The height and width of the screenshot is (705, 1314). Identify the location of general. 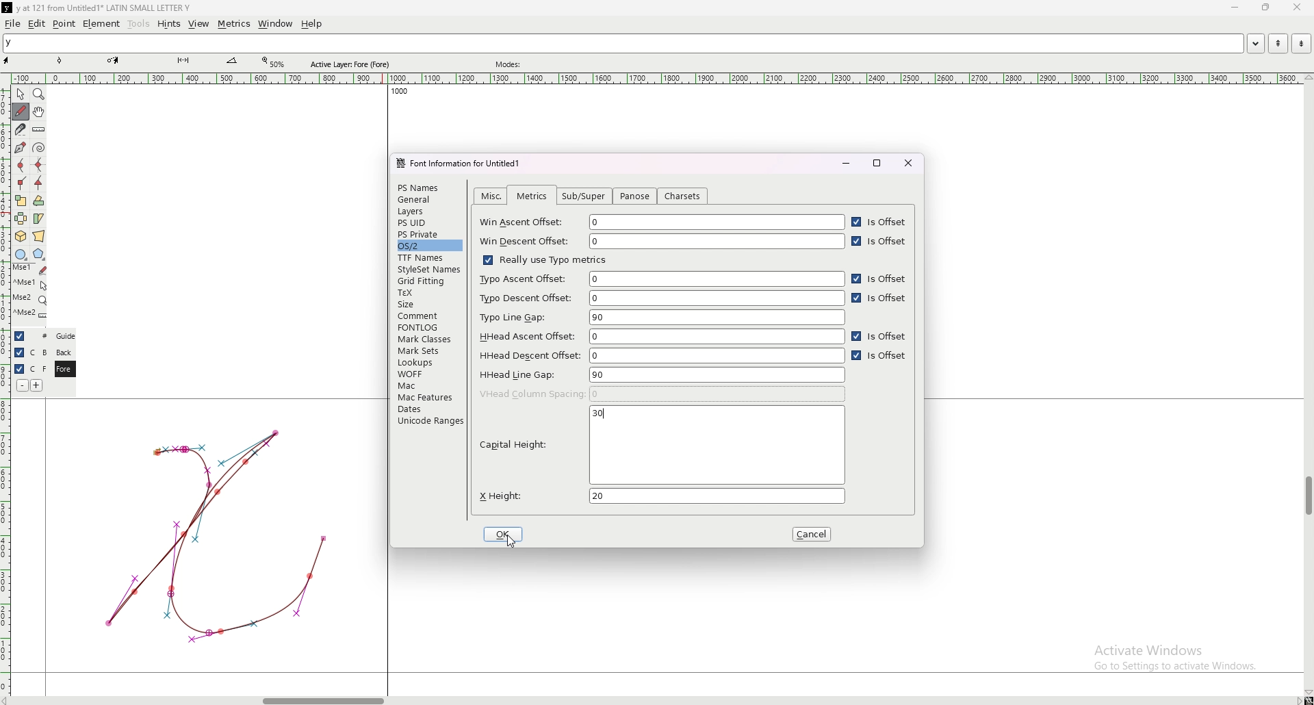
(429, 201).